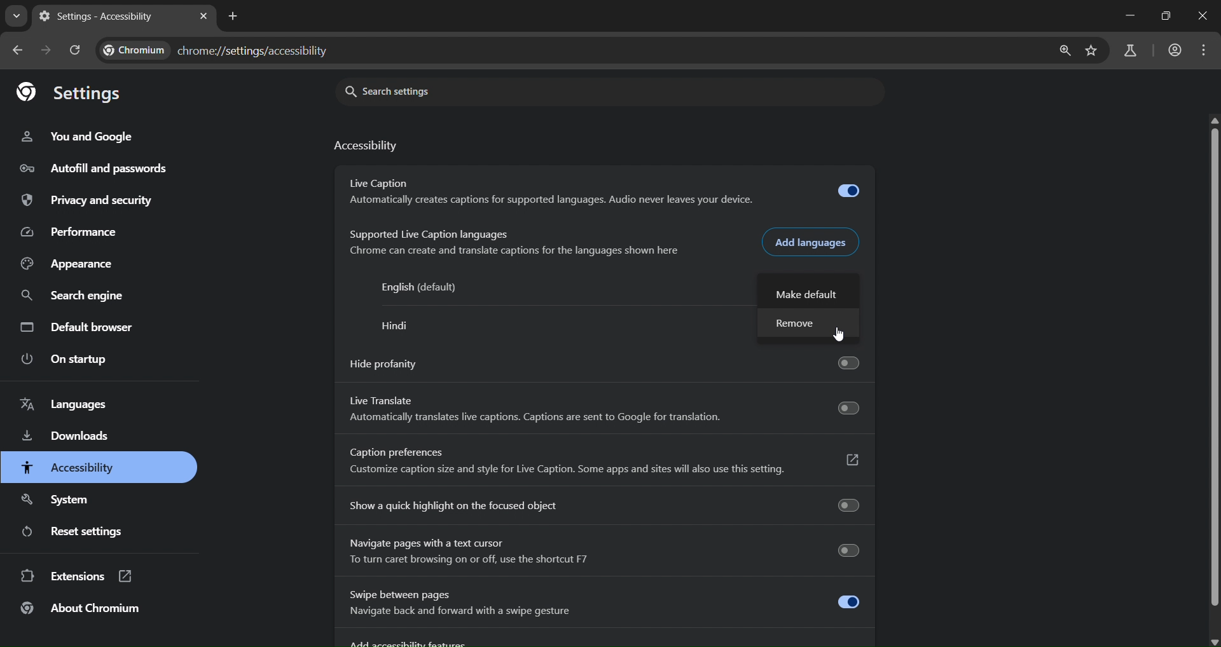  I want to click on scroll down, so click(1213, 641).